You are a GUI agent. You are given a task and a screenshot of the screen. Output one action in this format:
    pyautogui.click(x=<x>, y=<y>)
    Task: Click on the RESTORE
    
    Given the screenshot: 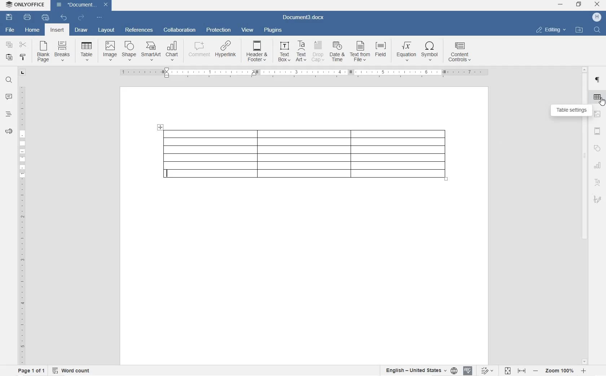 What is the action you would take?
    pyautogui.click(x=579, y=5)
    